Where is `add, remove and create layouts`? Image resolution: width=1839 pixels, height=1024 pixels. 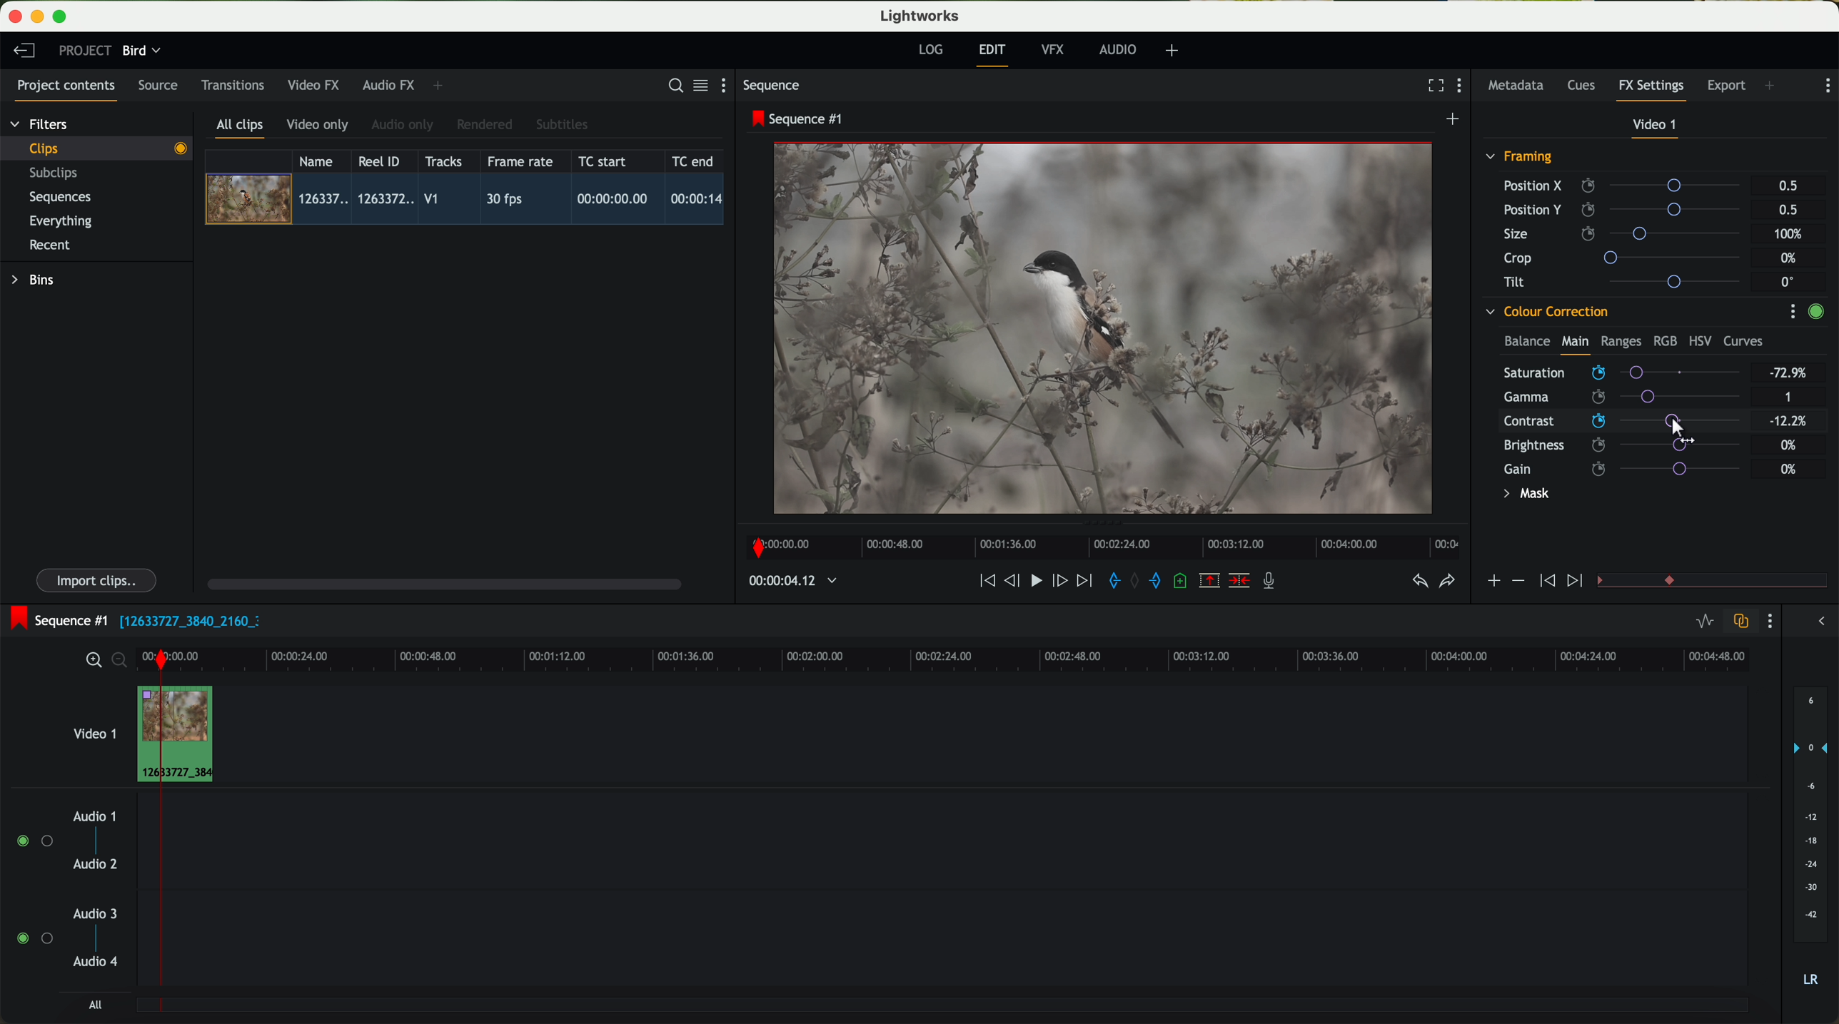 add, remove and create layouts is located at coordinates (1174, 51).